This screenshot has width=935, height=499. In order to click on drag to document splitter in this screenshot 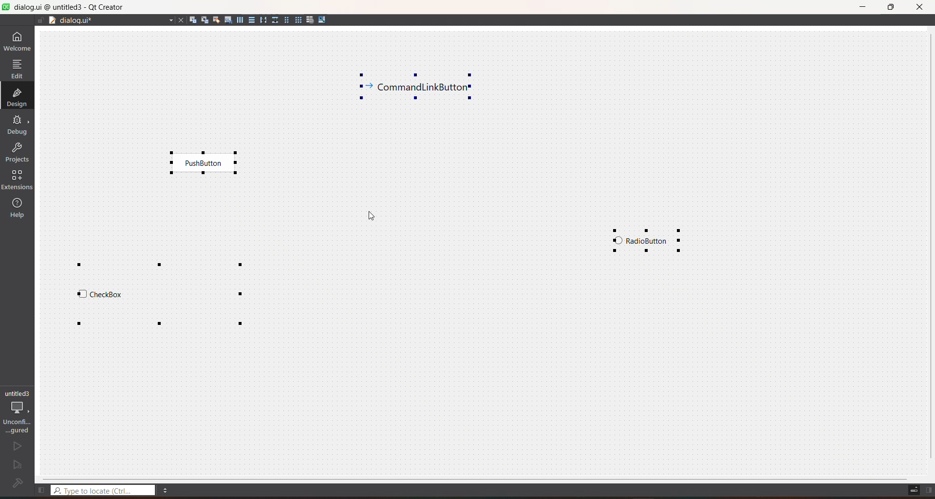, I will do `click(52, 21)`.